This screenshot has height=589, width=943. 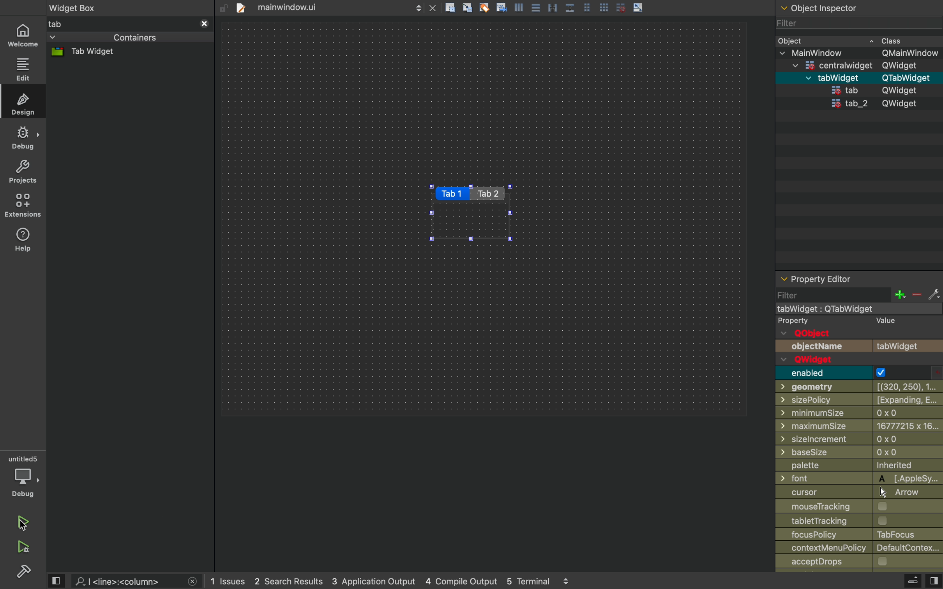 I want to click on extrude, so click(x=913, y=582).